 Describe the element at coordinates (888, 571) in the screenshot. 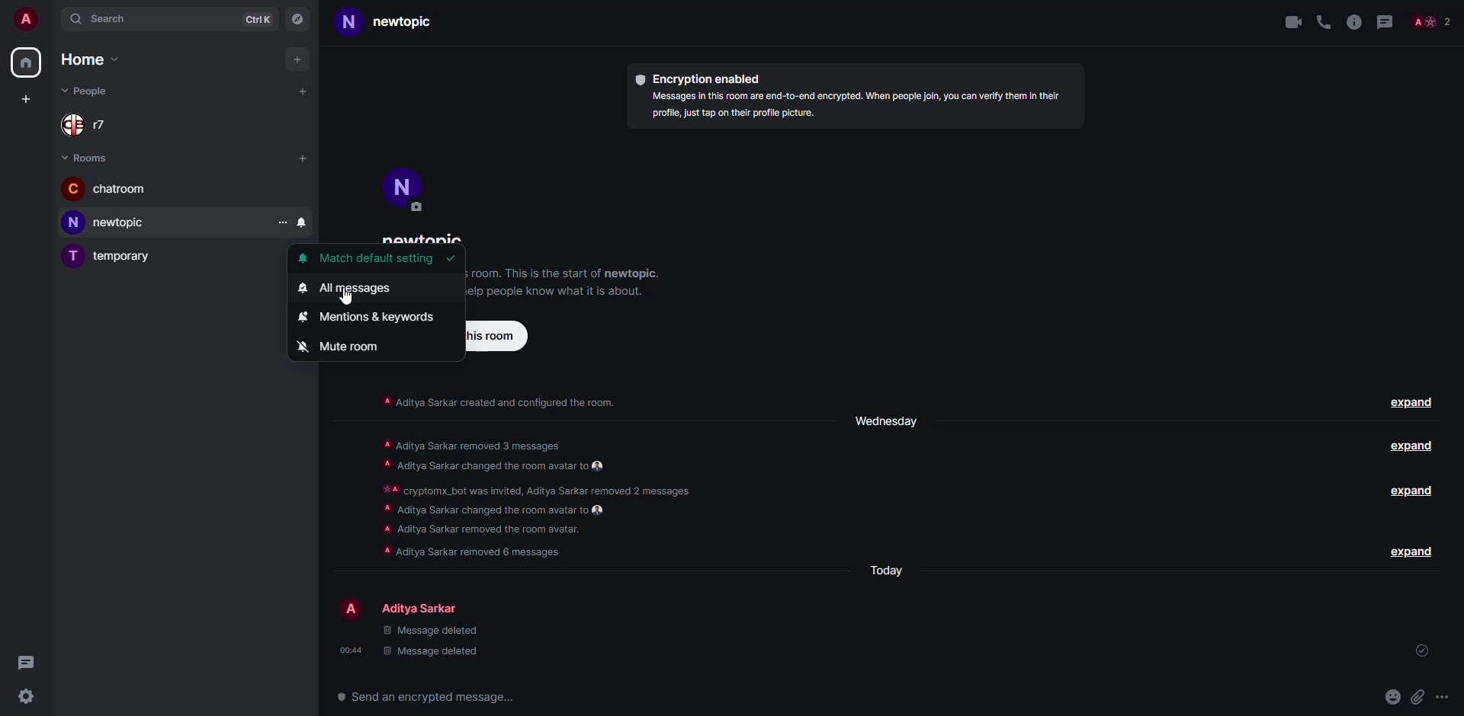

I see `day` at that location.